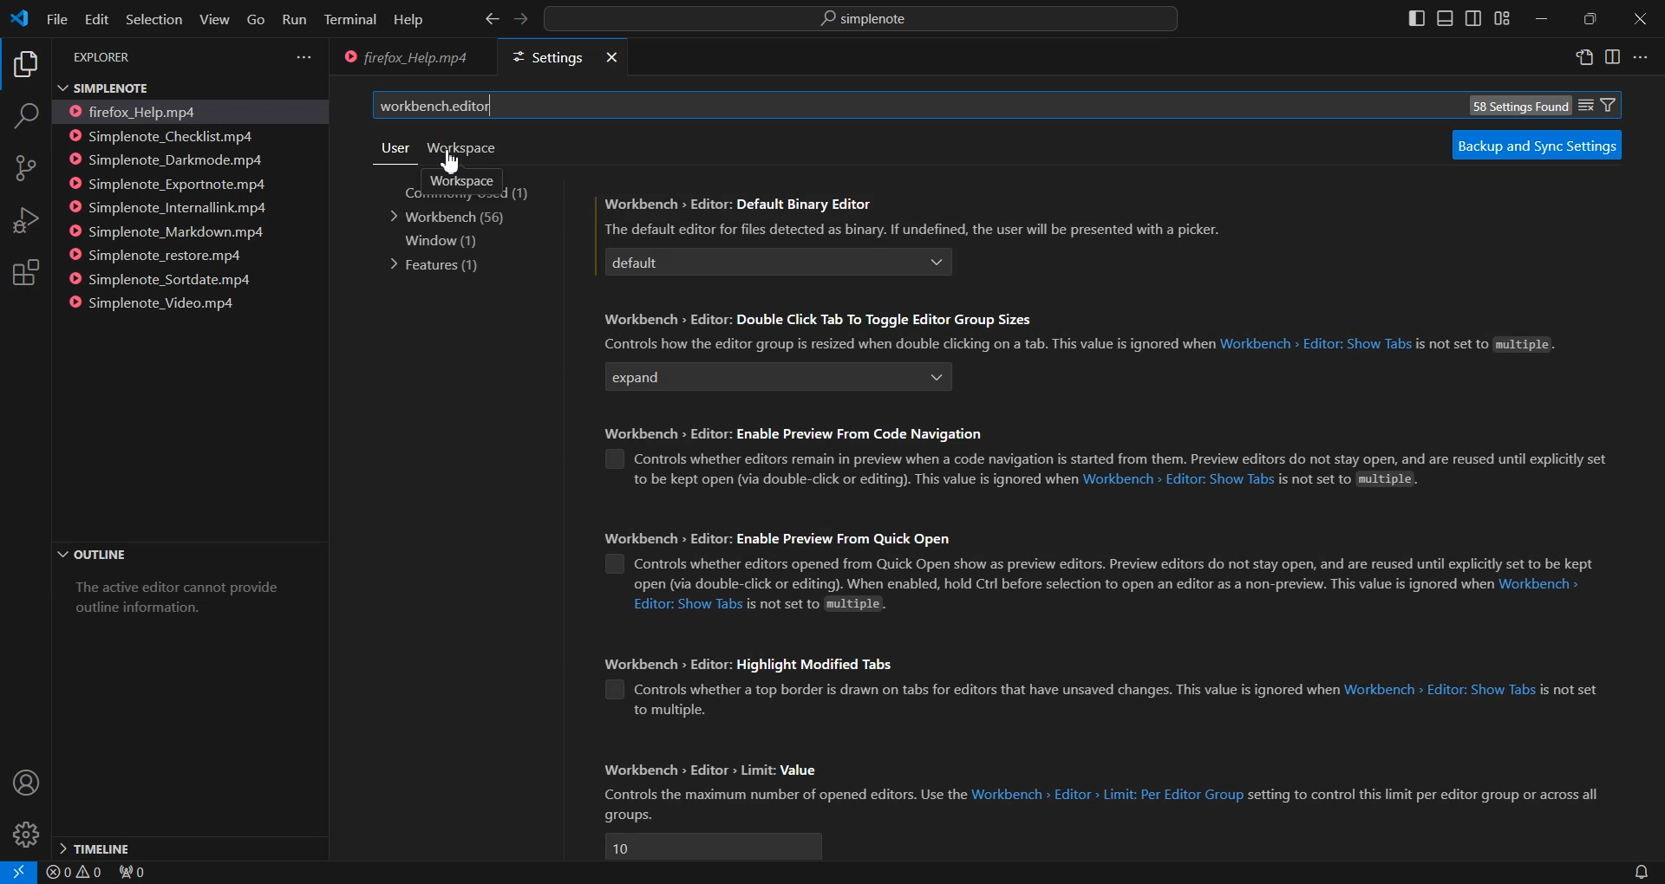  I want to click on Filter setting, so click(1609, 104).